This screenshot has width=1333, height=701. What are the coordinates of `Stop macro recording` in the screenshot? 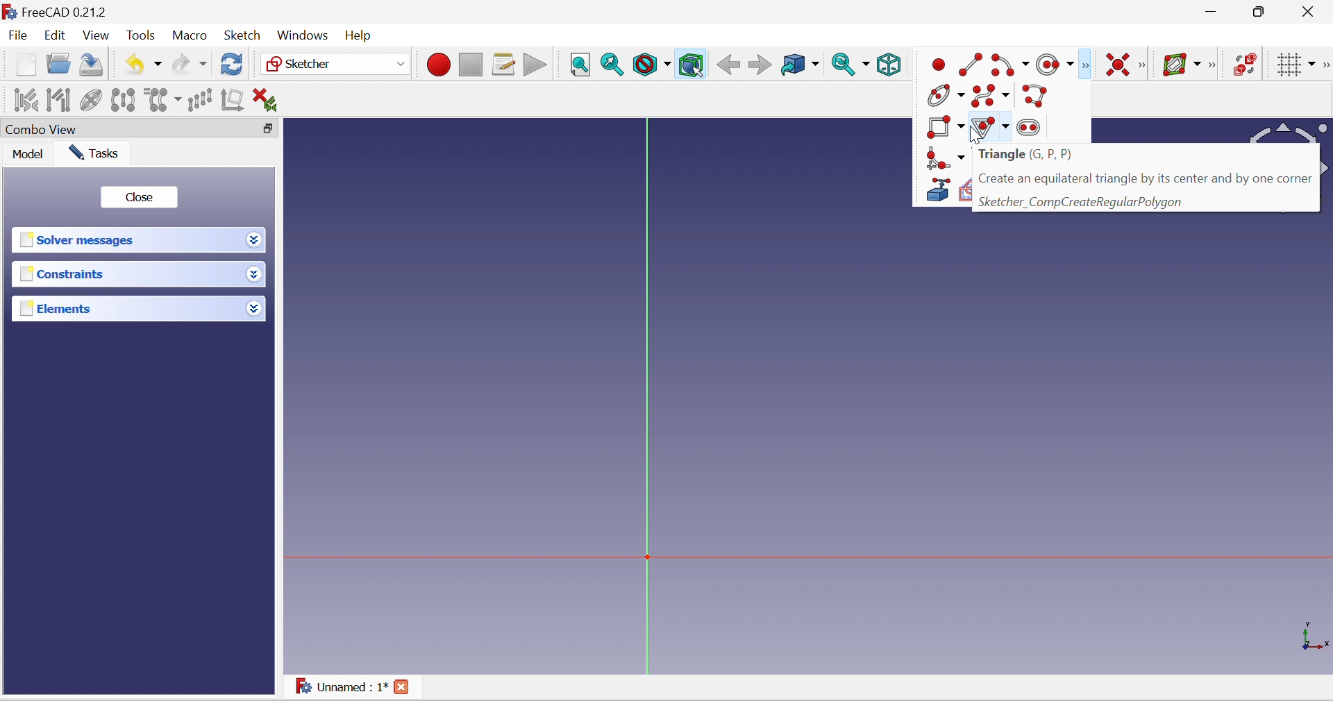 It's located at (471, 64).